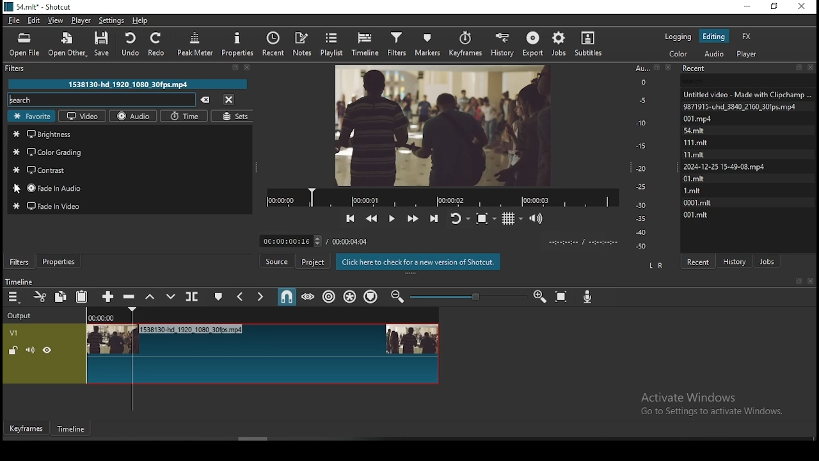 The height and width of the screenshot is (461, 819). What do you see at coordinates (18, 282) in the screenshot?
I see `timeline` at bounding box center [18, 282].